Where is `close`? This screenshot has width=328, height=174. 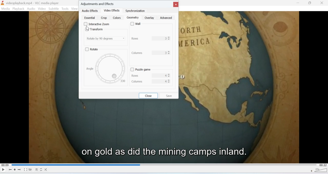 close is located at coordinates (176, 4).